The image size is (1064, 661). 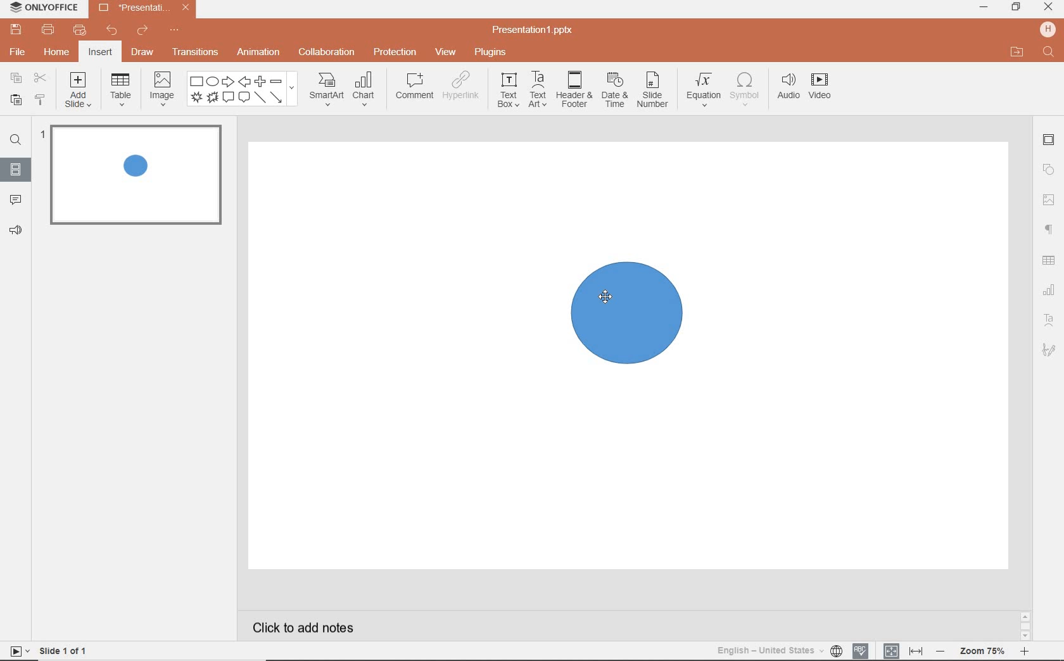 I want to click on paste, so click(x=15, y=101).